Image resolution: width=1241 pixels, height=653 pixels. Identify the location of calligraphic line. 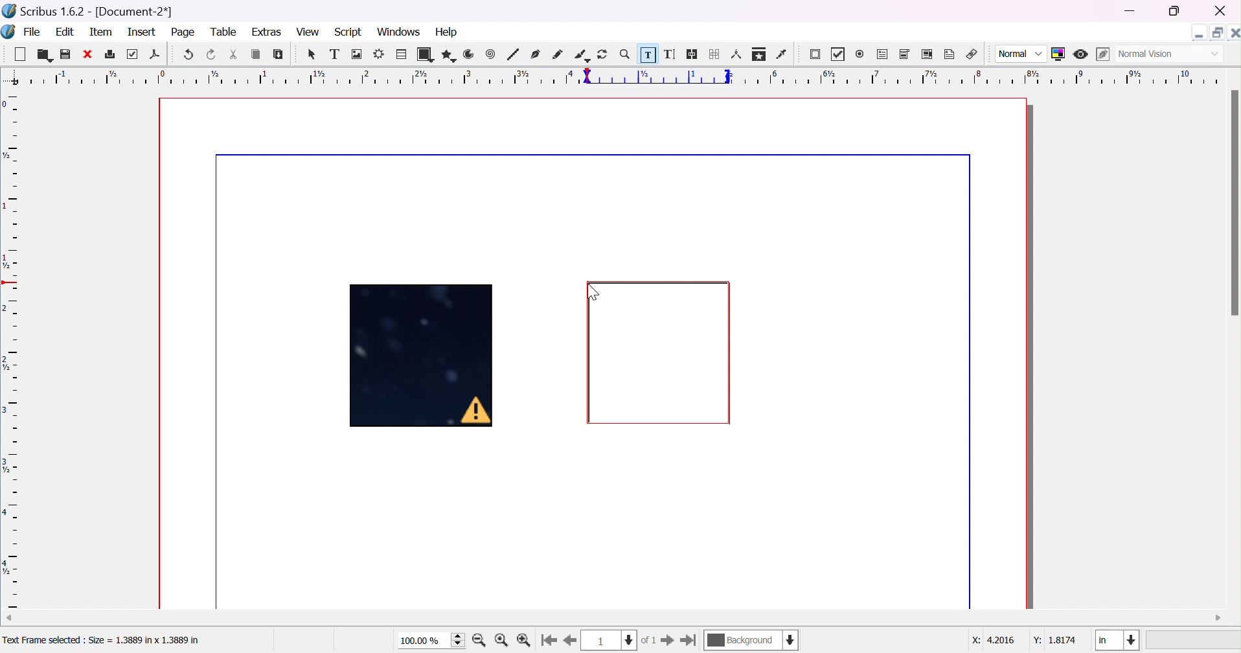
(581, 53).